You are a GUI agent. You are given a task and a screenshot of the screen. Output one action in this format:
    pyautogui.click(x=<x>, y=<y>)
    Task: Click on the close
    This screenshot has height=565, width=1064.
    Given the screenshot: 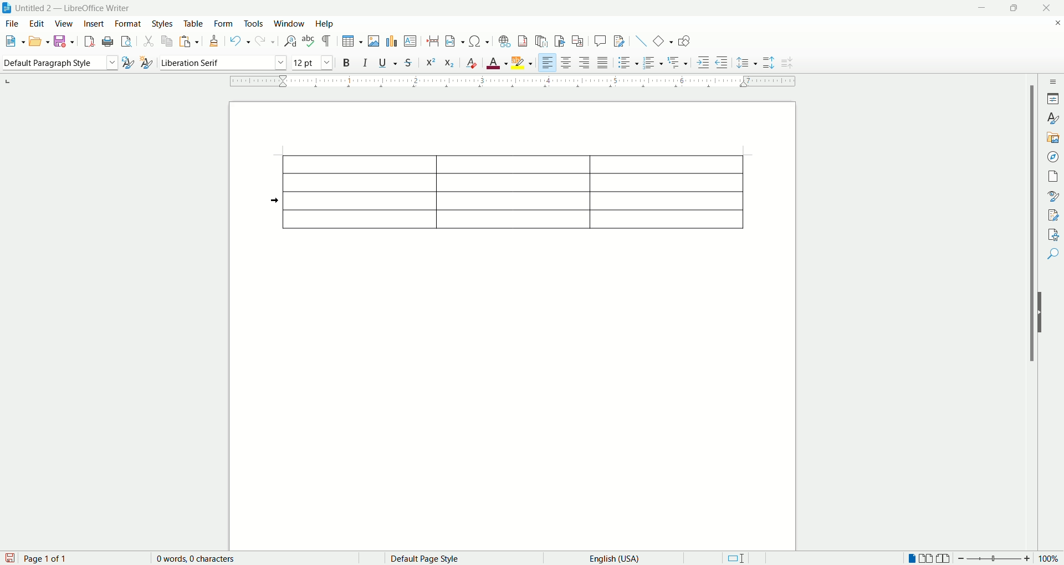 What is the action you would take?
    pyautogui.click(x=1055, y=23)
    